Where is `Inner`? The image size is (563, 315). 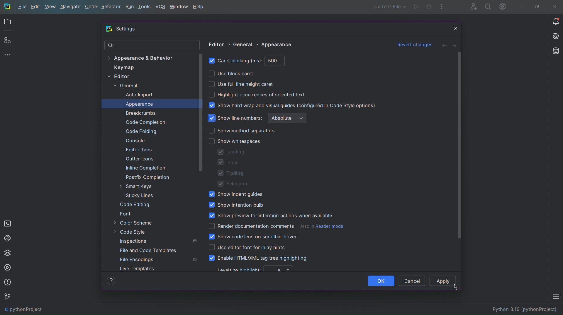
Inner is located at coordinates (229, 162).